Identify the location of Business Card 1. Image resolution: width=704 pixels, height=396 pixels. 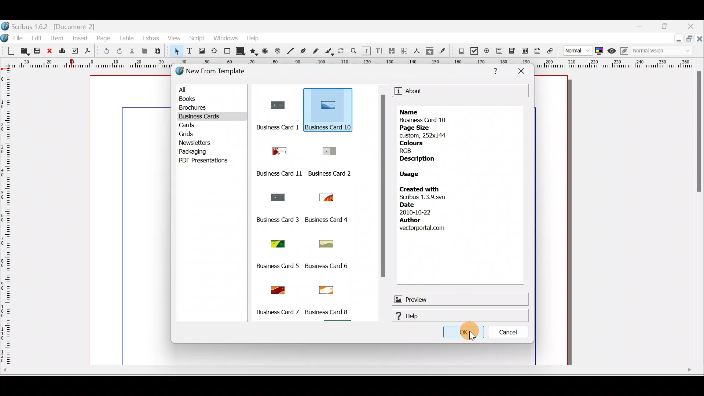
(268, 127).